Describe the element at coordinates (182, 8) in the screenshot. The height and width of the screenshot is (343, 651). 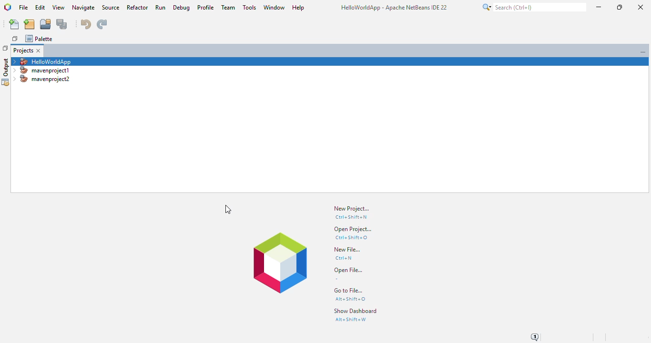
I see `debug` at that location.